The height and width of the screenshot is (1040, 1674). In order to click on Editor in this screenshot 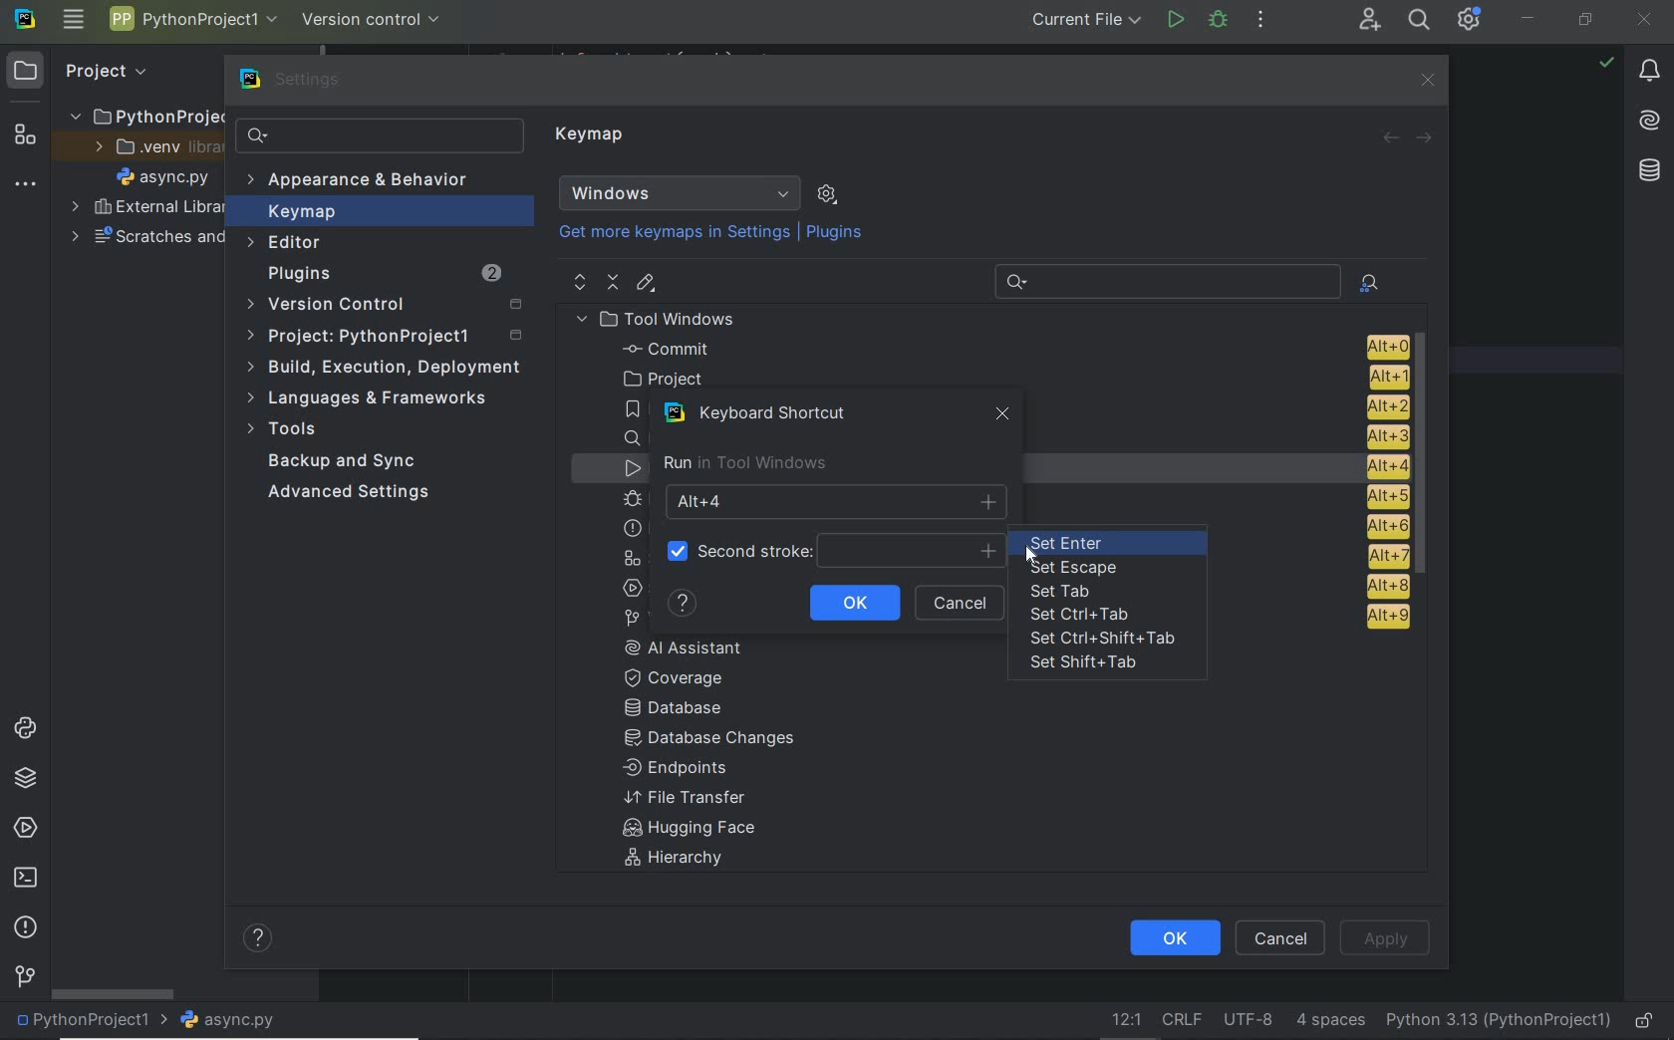, I will do `click(287, 243)`.